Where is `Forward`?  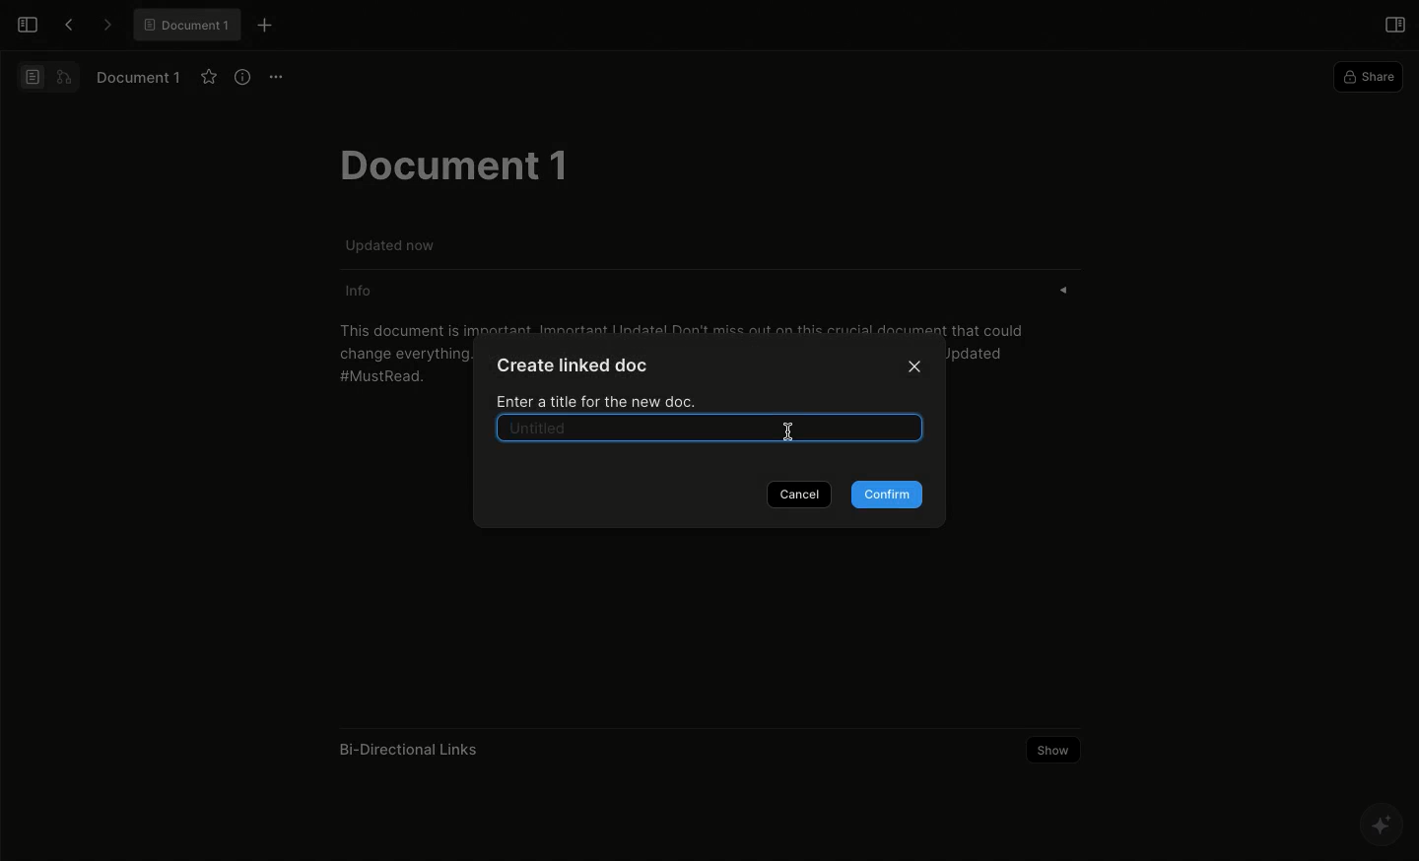
Forward is located at coordinates (105, 25).